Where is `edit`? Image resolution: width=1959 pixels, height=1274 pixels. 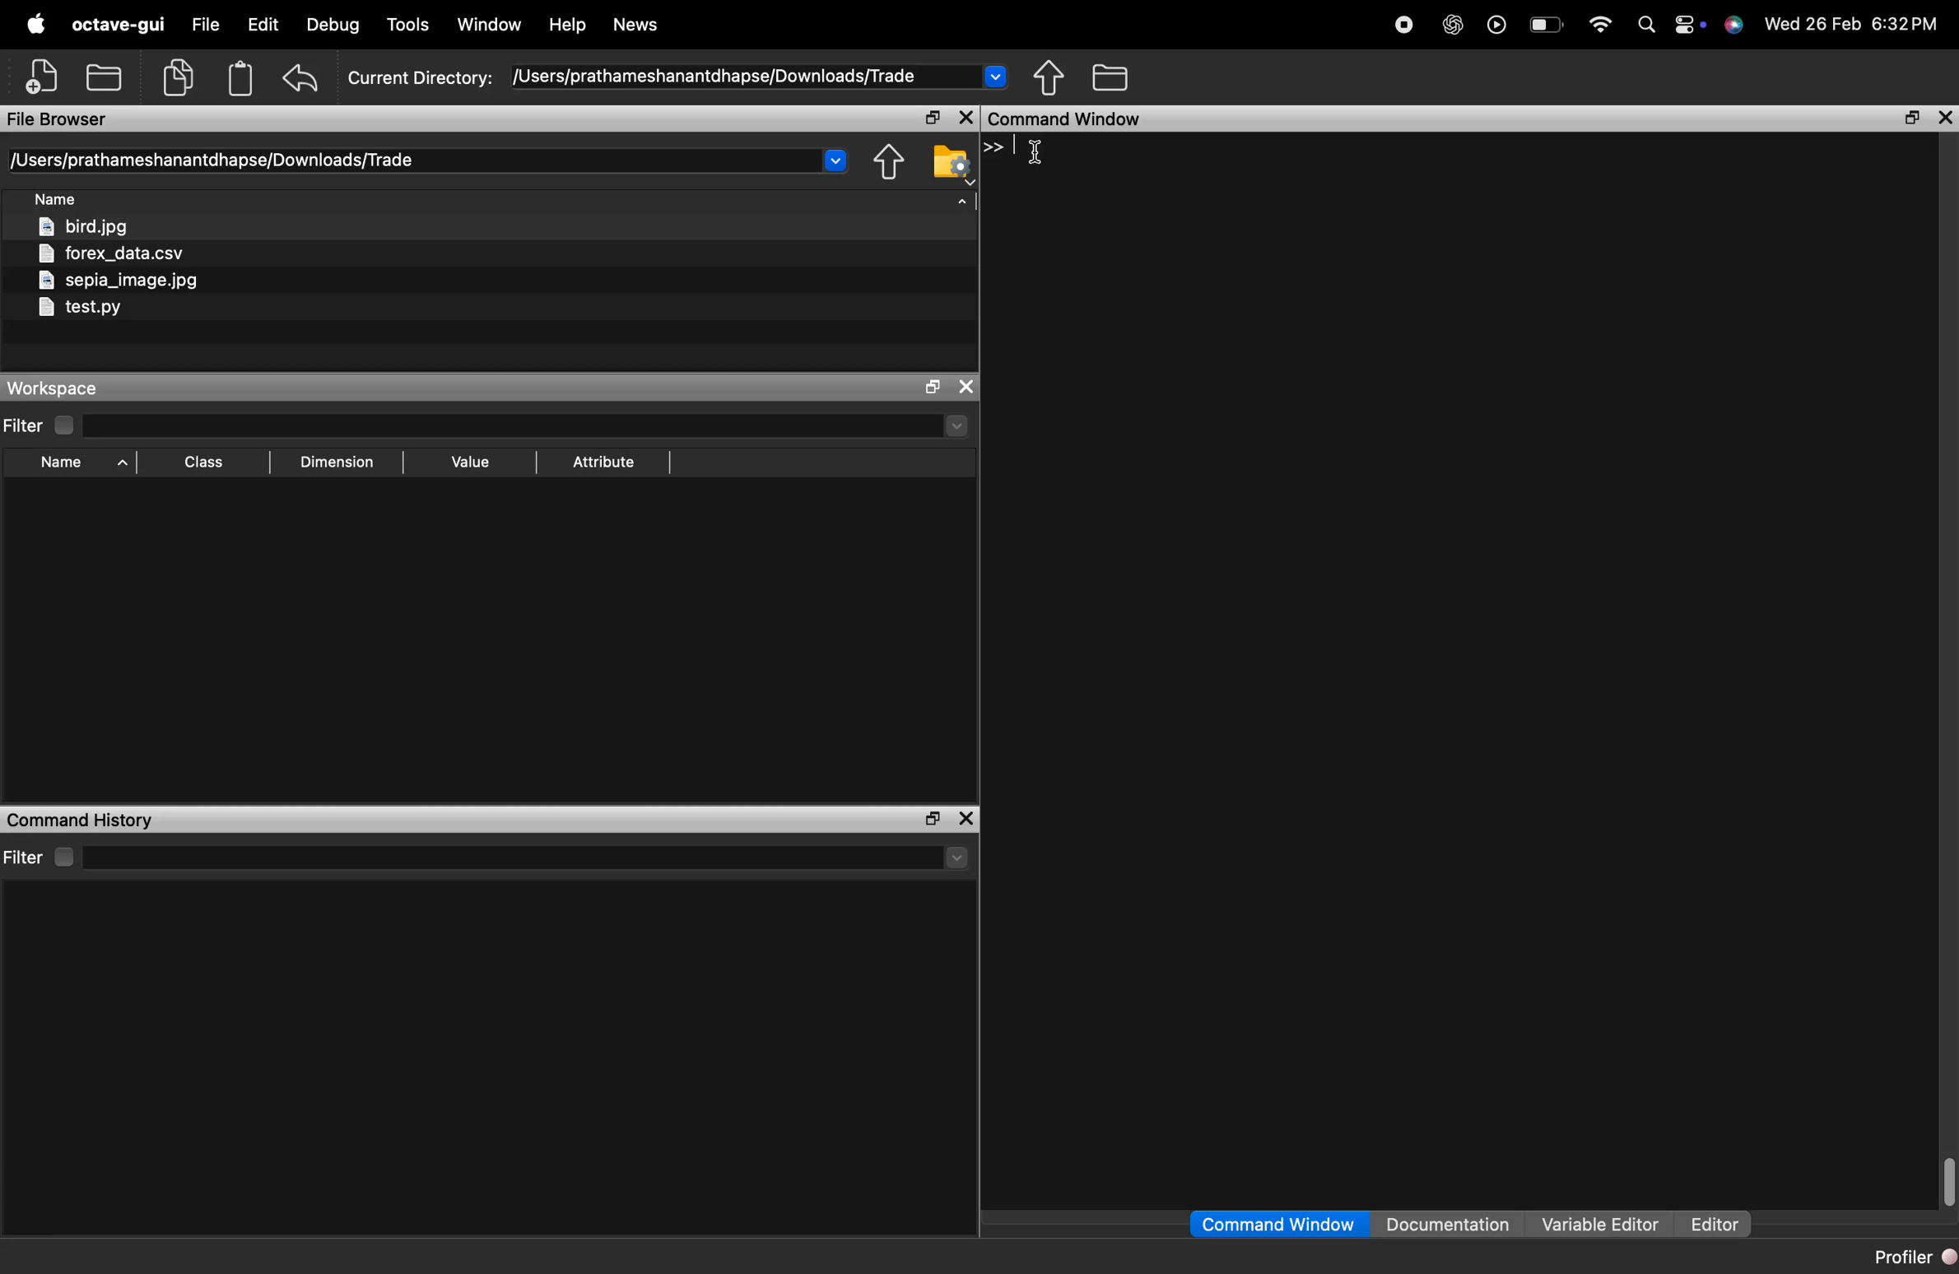
edit is located at coordinates (263, 26).